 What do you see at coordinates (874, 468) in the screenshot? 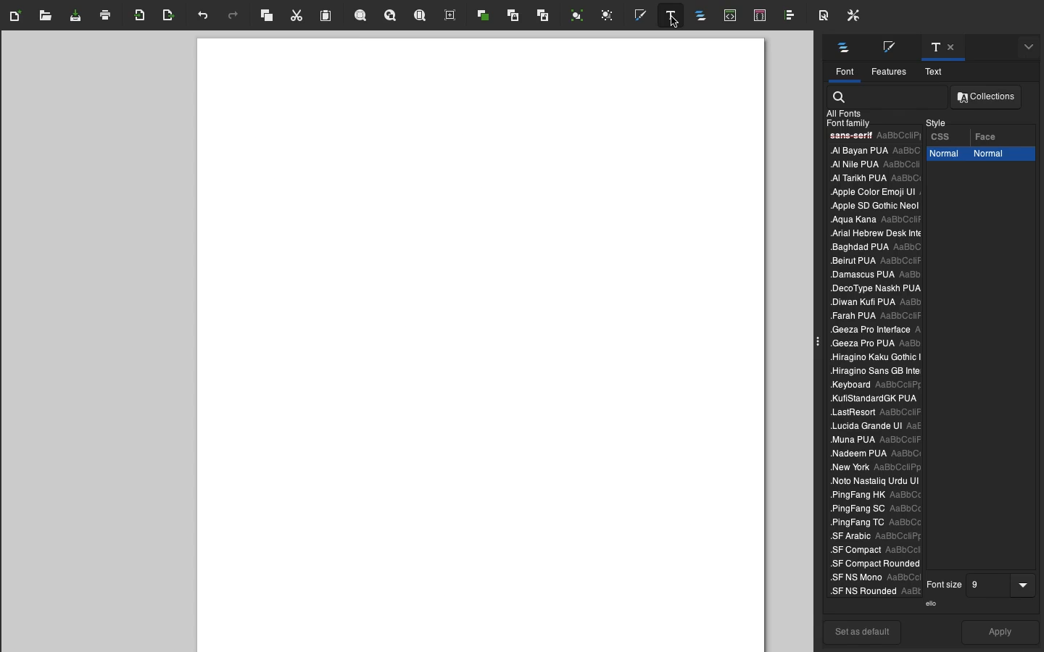
I see `.New York` at bounding box center [874, 468].